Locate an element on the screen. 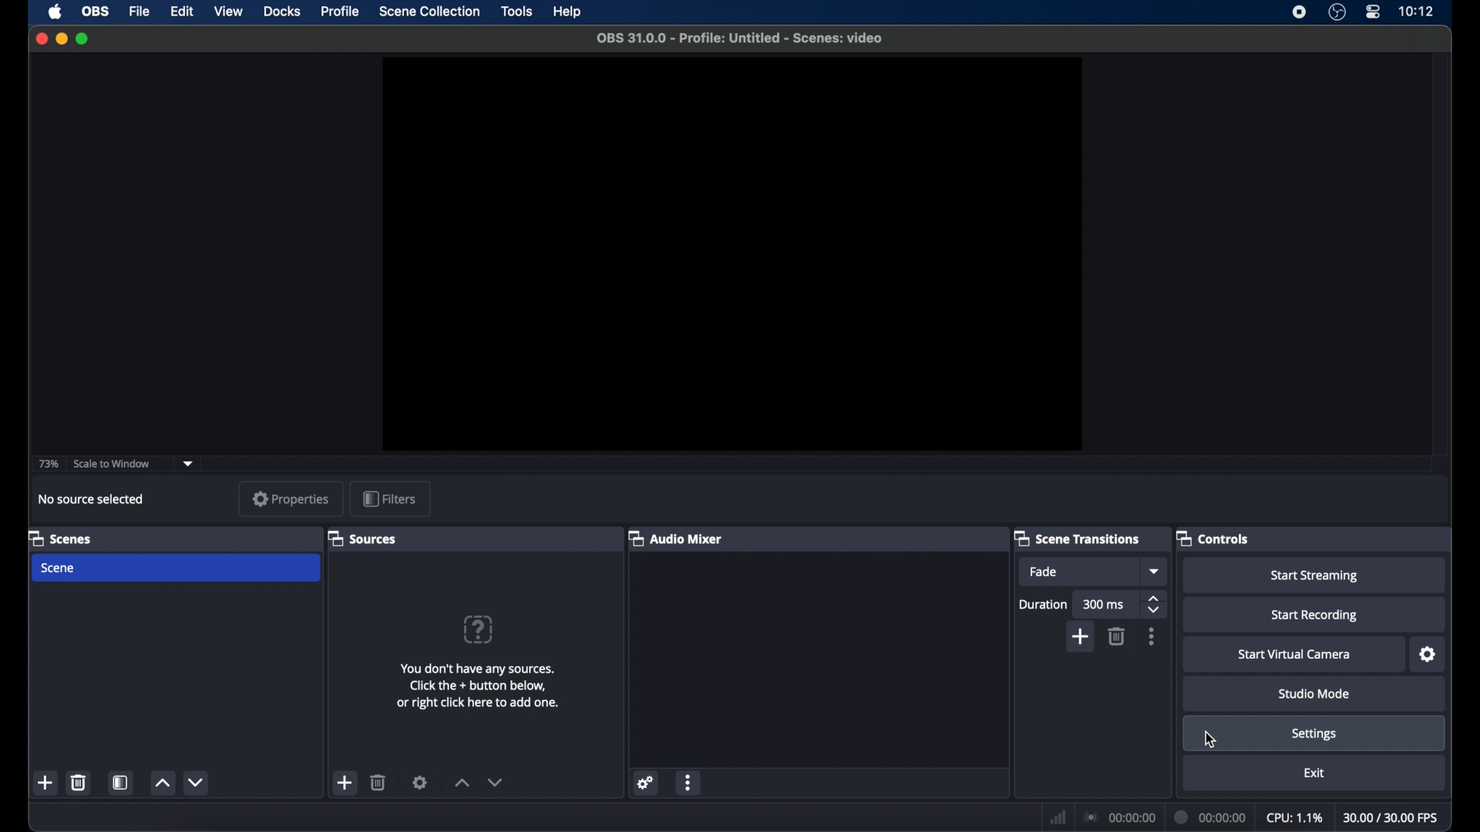  stepper buttons is located at coordinates (1156, 605).